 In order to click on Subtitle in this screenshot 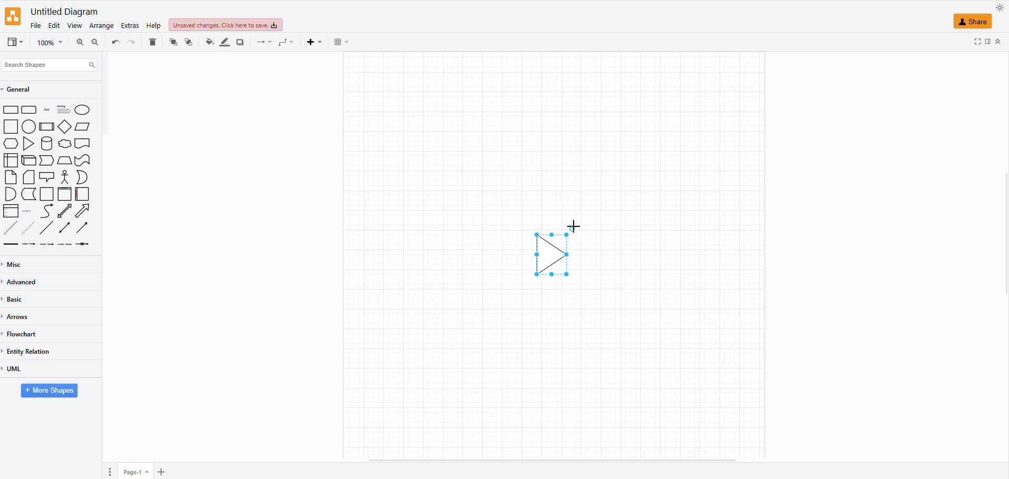, I will do `click(64, 109)`.